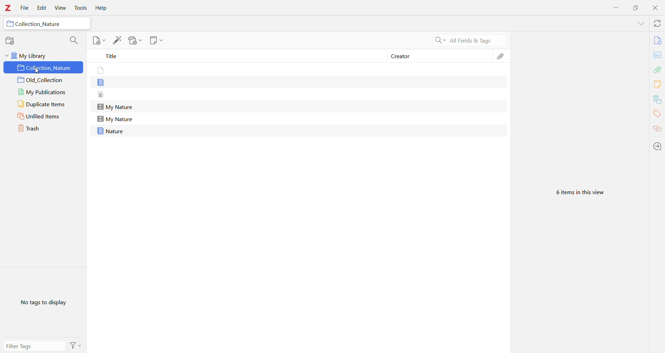 This screenshot has height=353, width=665. Describe the element at coordinates (658, 69) in the screenshot. I see `Attachments` at that location.